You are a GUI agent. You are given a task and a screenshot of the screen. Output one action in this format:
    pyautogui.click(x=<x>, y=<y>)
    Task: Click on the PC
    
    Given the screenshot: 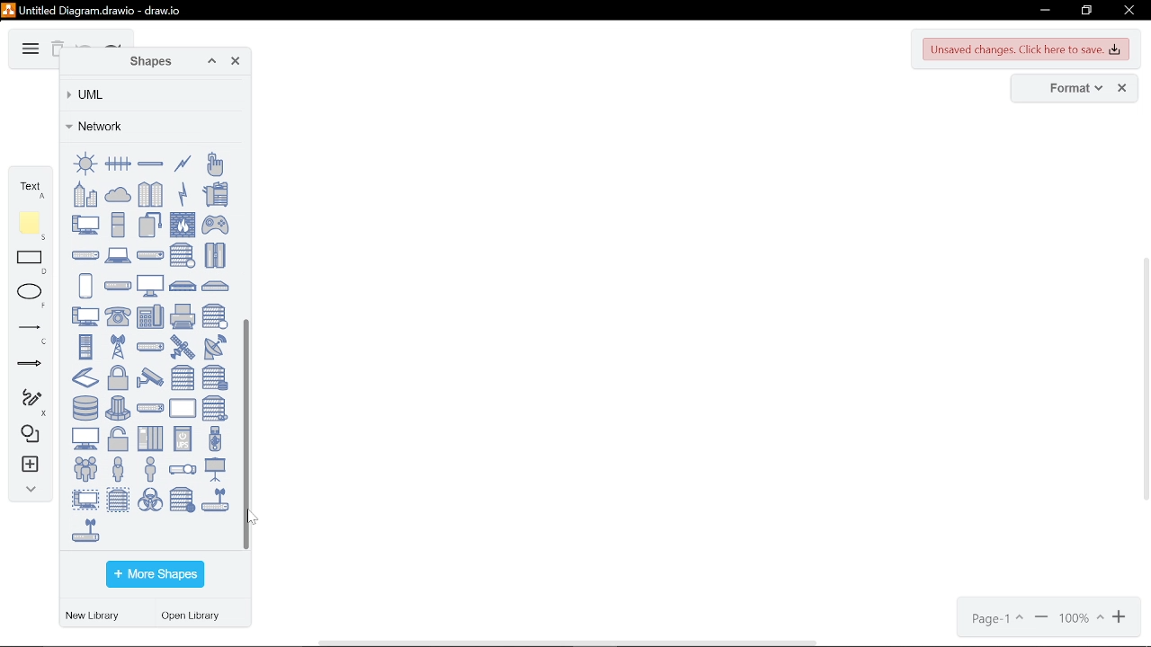 What is the action you would take?
    pyautogui.click(x=85, y=224)
    